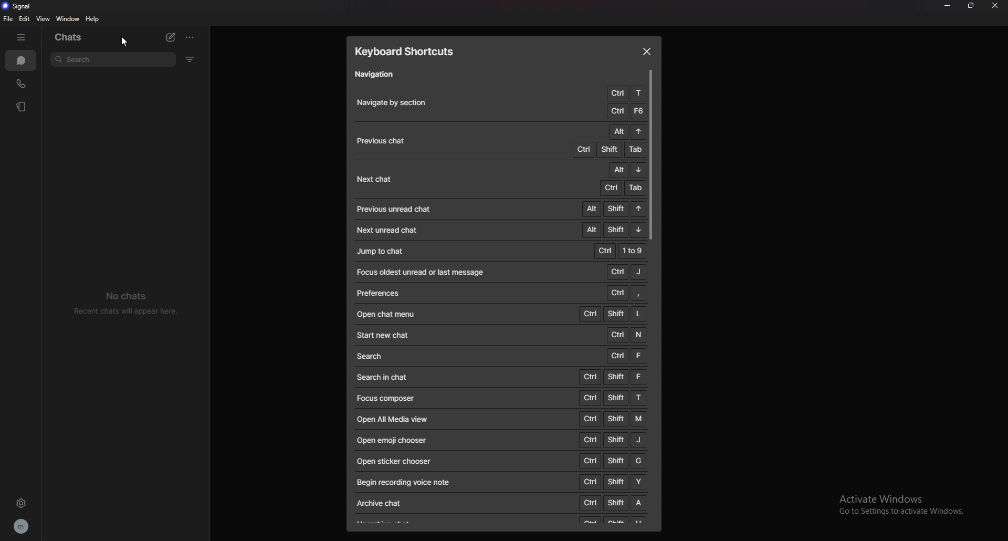 The image size is (1008, 541). I want to click on CTRL + SHIFT + TAB, so click(606, 150).